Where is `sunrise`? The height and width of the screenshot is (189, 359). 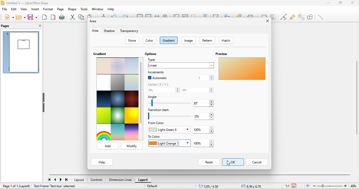 sunrise is located at coordinates (118, 132).